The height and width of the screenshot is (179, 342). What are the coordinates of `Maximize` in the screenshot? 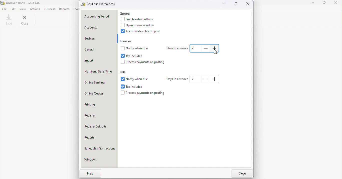 It's located at (237, 4).